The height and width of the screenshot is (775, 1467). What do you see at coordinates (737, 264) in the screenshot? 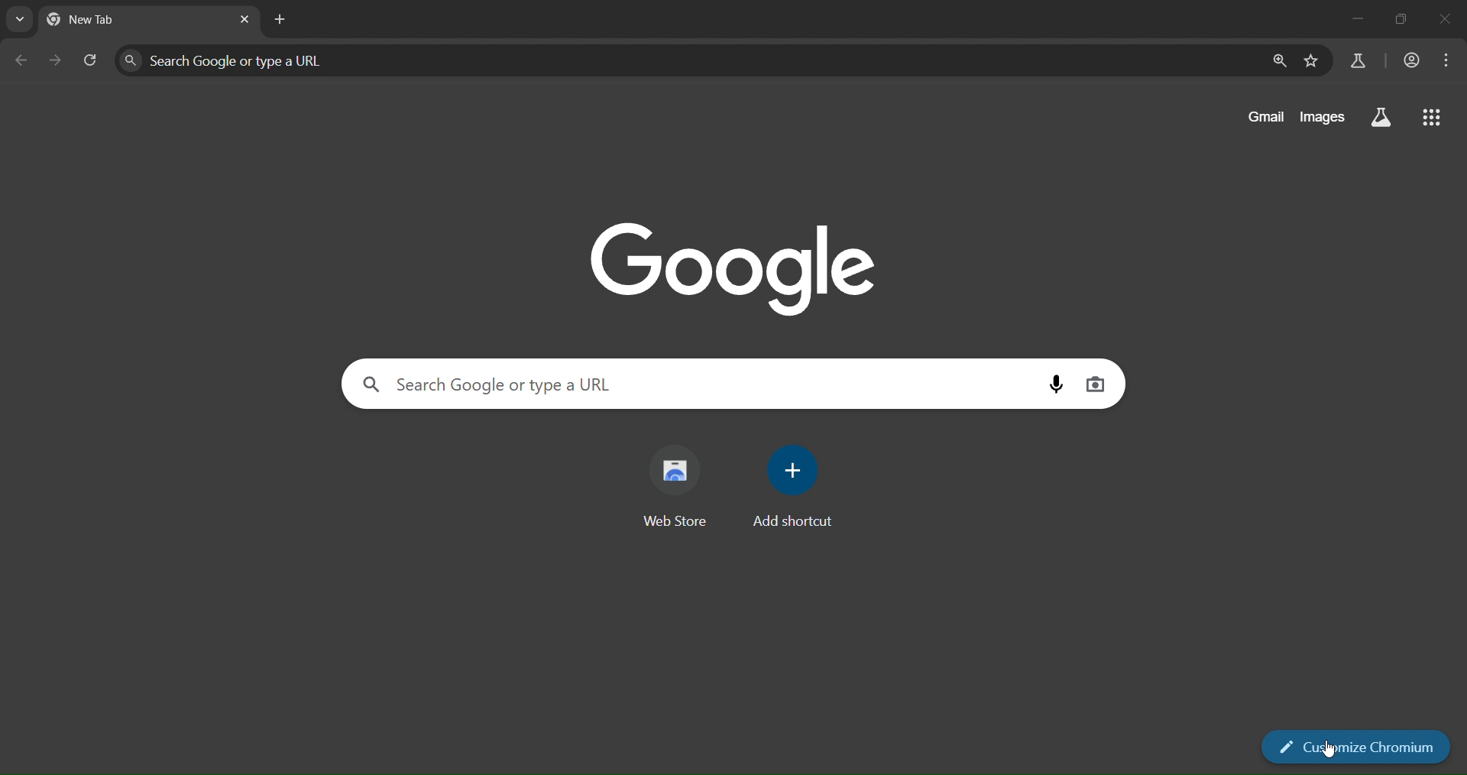
I see `Google logo` at bounding box center [737, 264].